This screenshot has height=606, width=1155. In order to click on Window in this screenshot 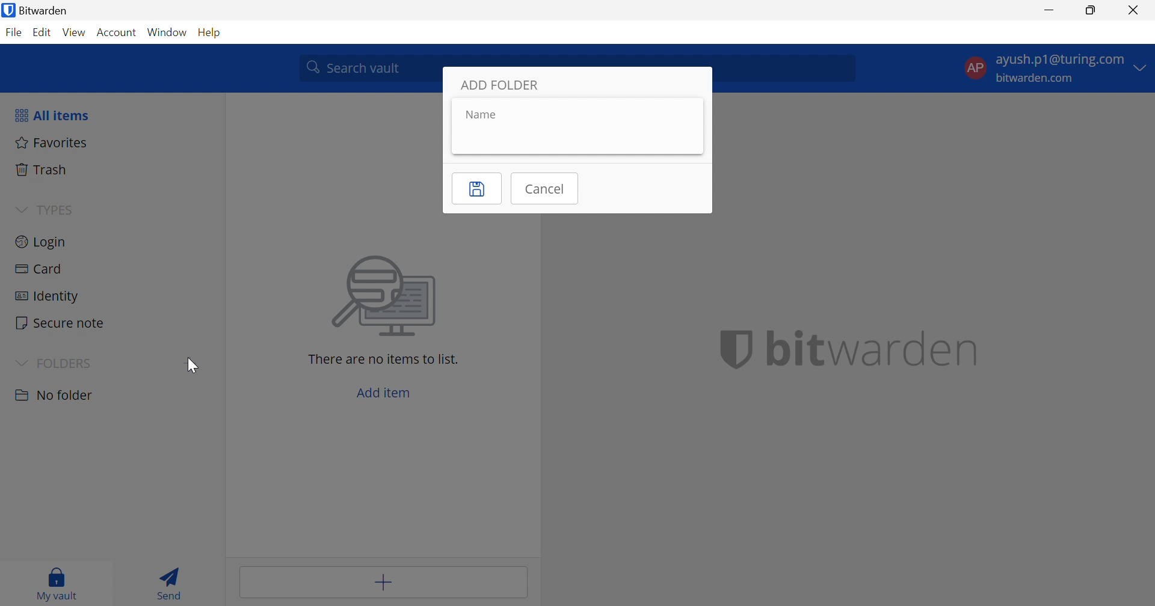, I will do `click(165, 32)`.